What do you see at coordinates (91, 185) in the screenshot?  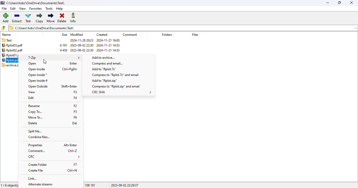 I see `108 181` at bounding box center [91, 185].